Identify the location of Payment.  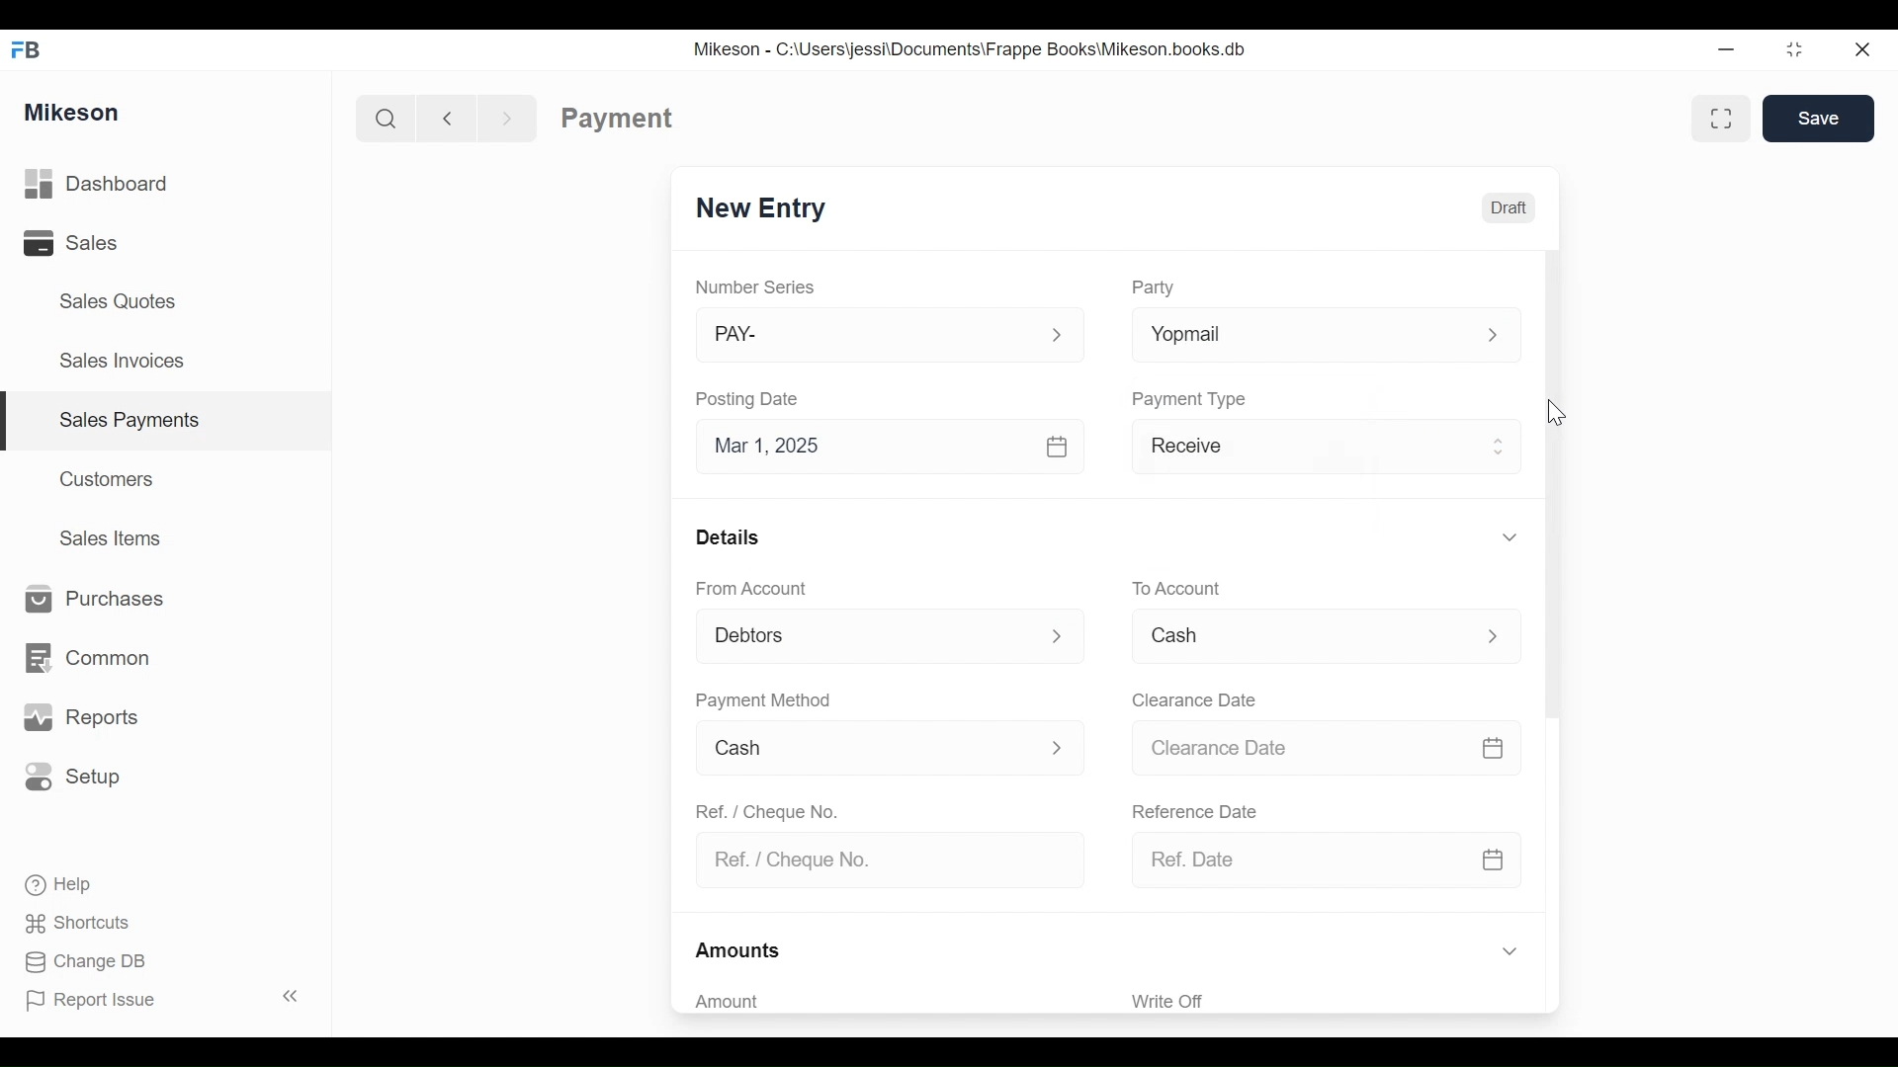
(616, 117).